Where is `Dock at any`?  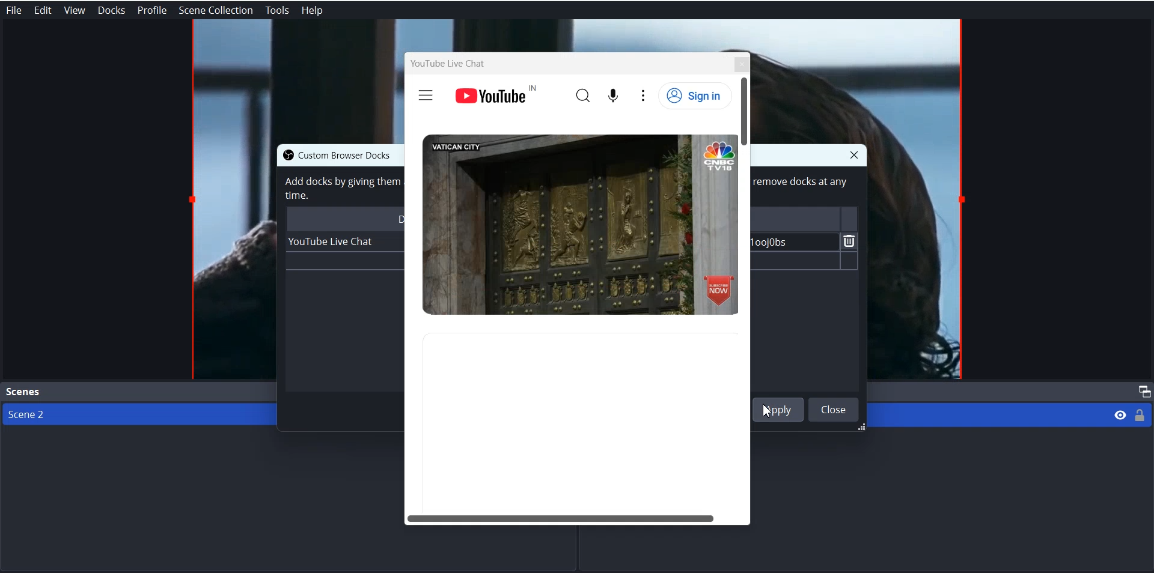 Dock at any is located at coordinates (802, 185).